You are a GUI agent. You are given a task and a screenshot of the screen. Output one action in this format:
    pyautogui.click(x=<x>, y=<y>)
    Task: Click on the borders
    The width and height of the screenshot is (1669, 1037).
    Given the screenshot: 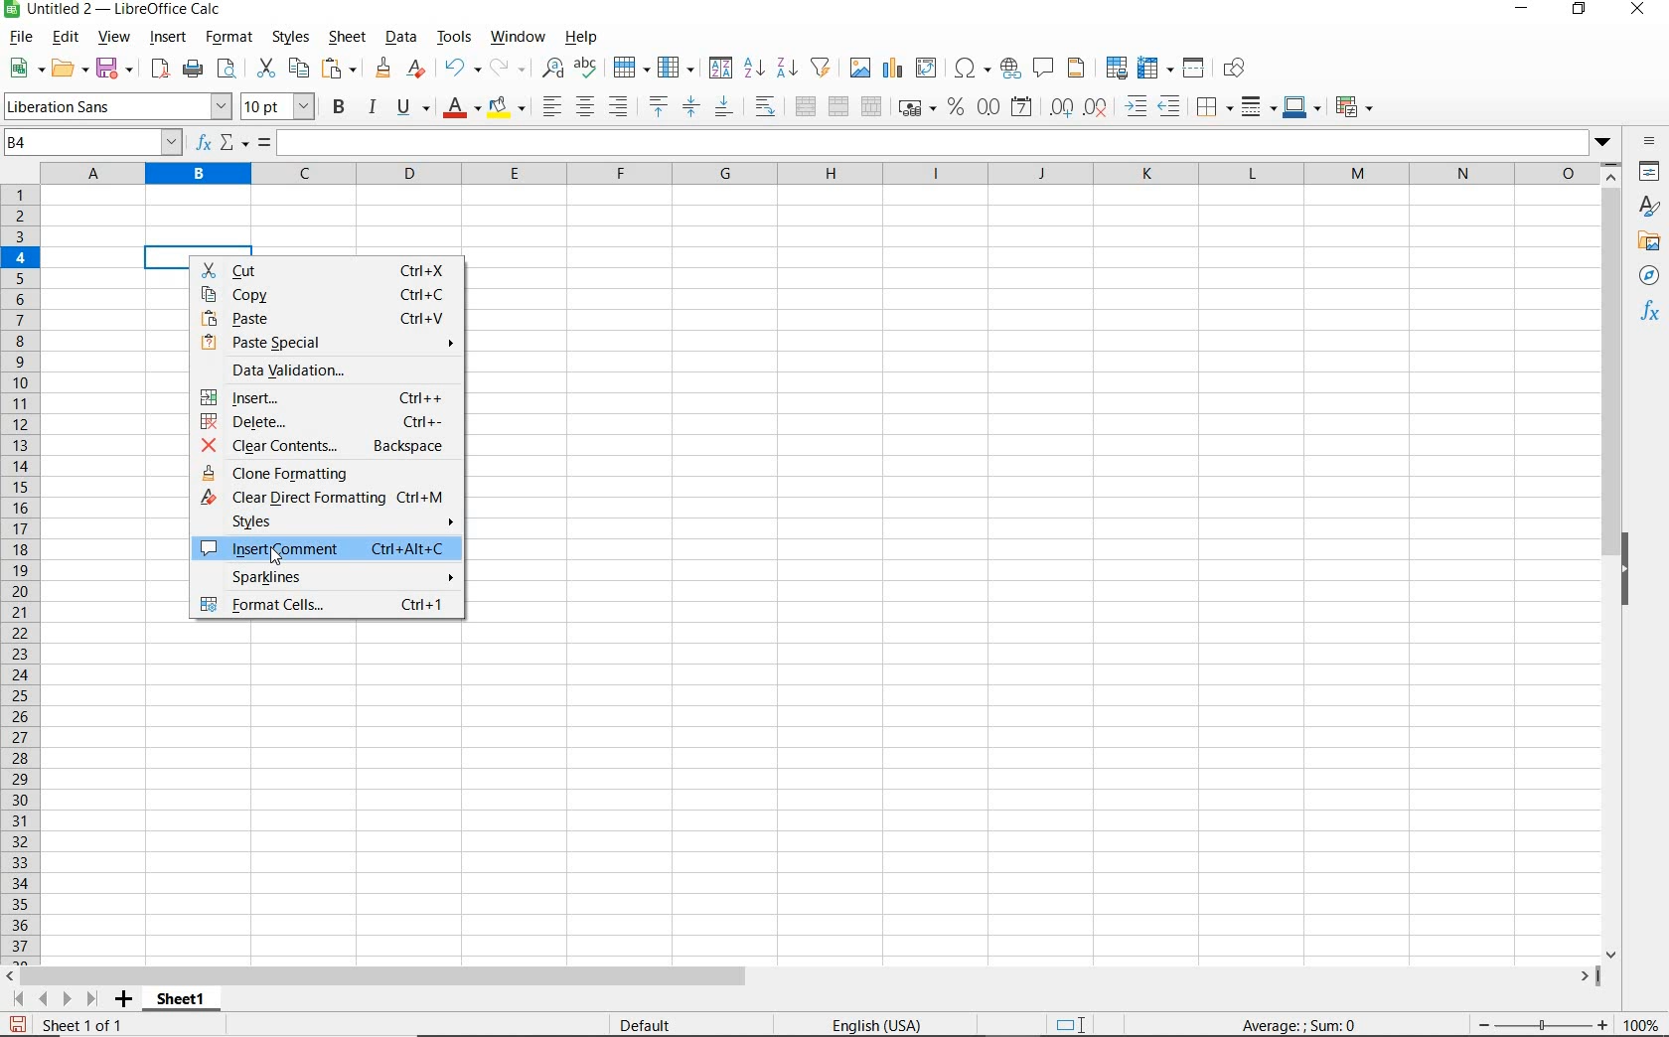 What is the action you would take?
    pyautogui.click(x=1213, y=106)
    